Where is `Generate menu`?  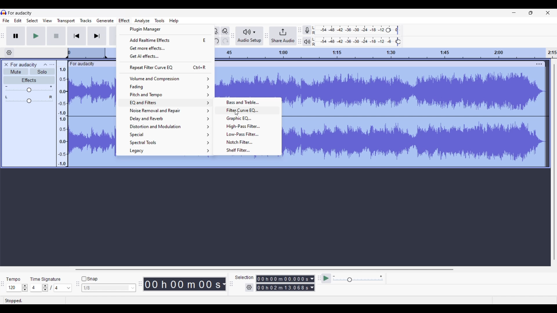 Generate menu is located at coordinates (105, 21).